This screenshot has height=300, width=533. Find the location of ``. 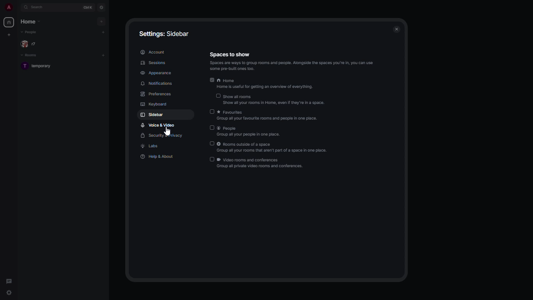

 is located at coordinates (211, 111).